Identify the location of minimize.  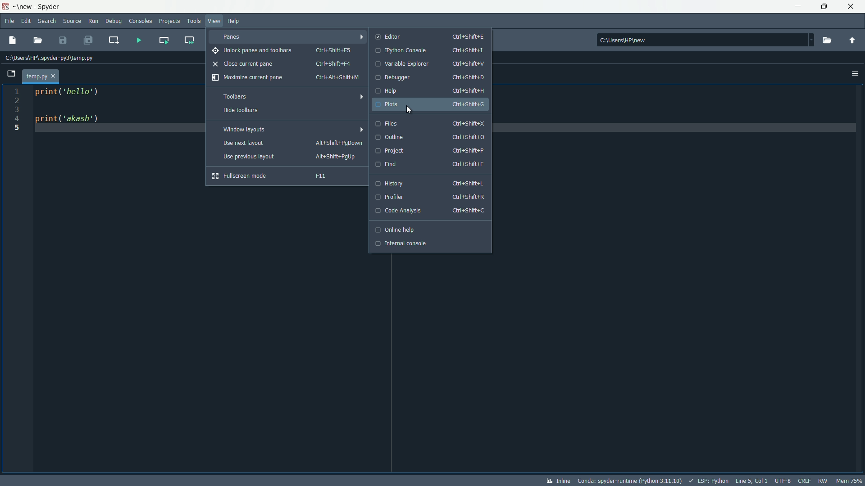
(799, 6).